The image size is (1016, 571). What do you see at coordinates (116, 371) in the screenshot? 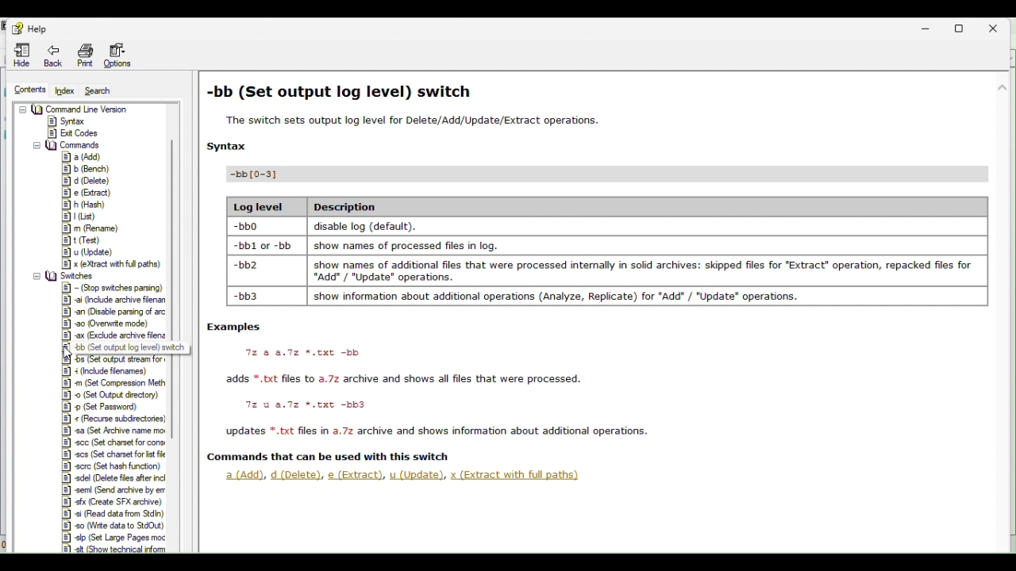
I see `8] 4 (Include filenames) |` at bounding box center [116, 371].